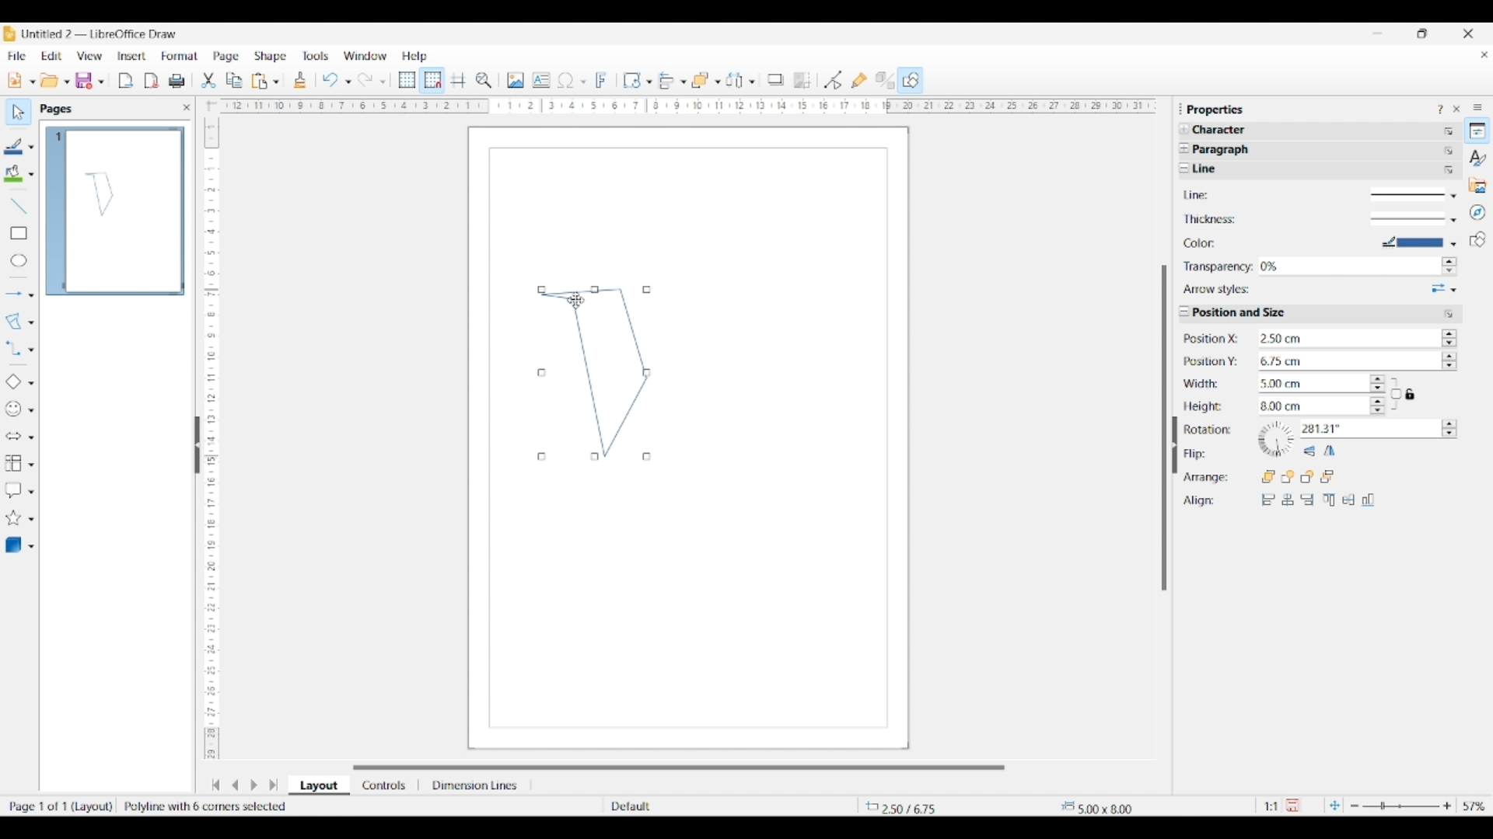 The height and width of the screenshot is (839, 1493). What do you see at coordinates (1271, 806) in the screenshot?
I see `Scaling factor of the document` at bounding box center [1271, 806].